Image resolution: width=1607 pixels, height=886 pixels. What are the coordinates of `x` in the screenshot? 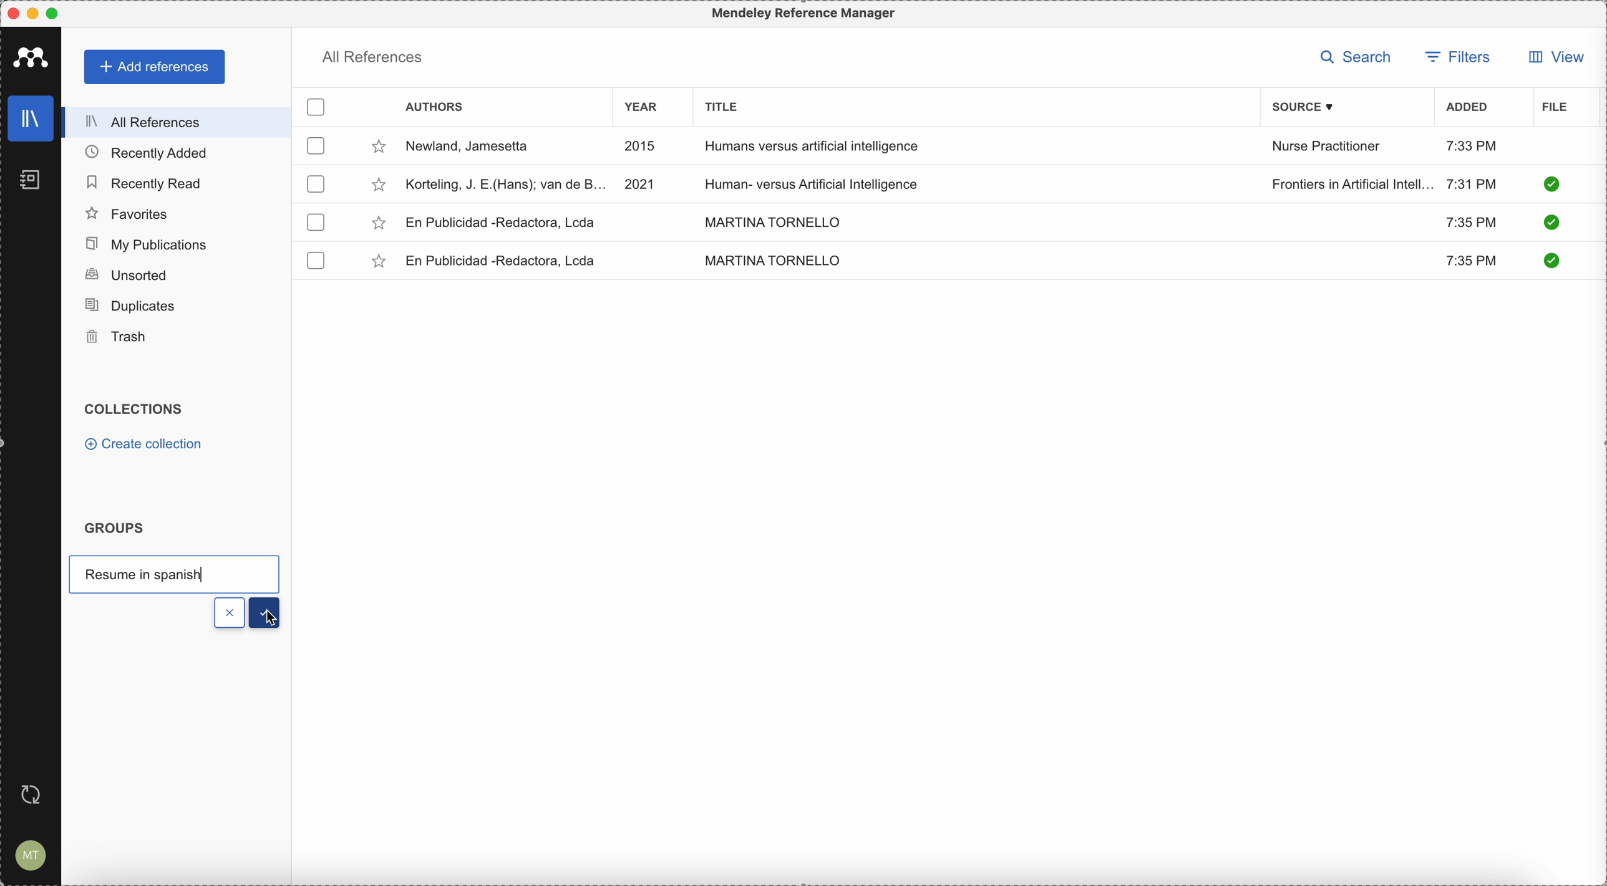 It's located at (228, 612).